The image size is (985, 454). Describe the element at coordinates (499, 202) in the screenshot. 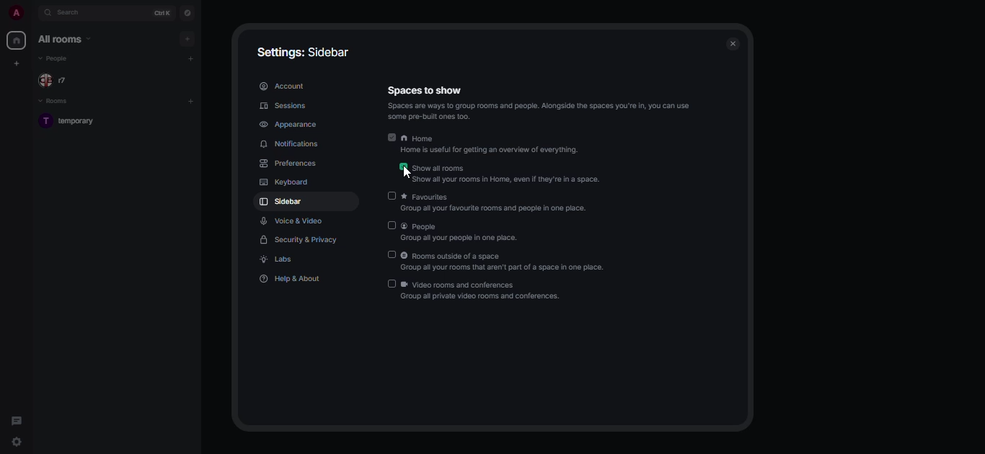

I see `favorites` at that location.